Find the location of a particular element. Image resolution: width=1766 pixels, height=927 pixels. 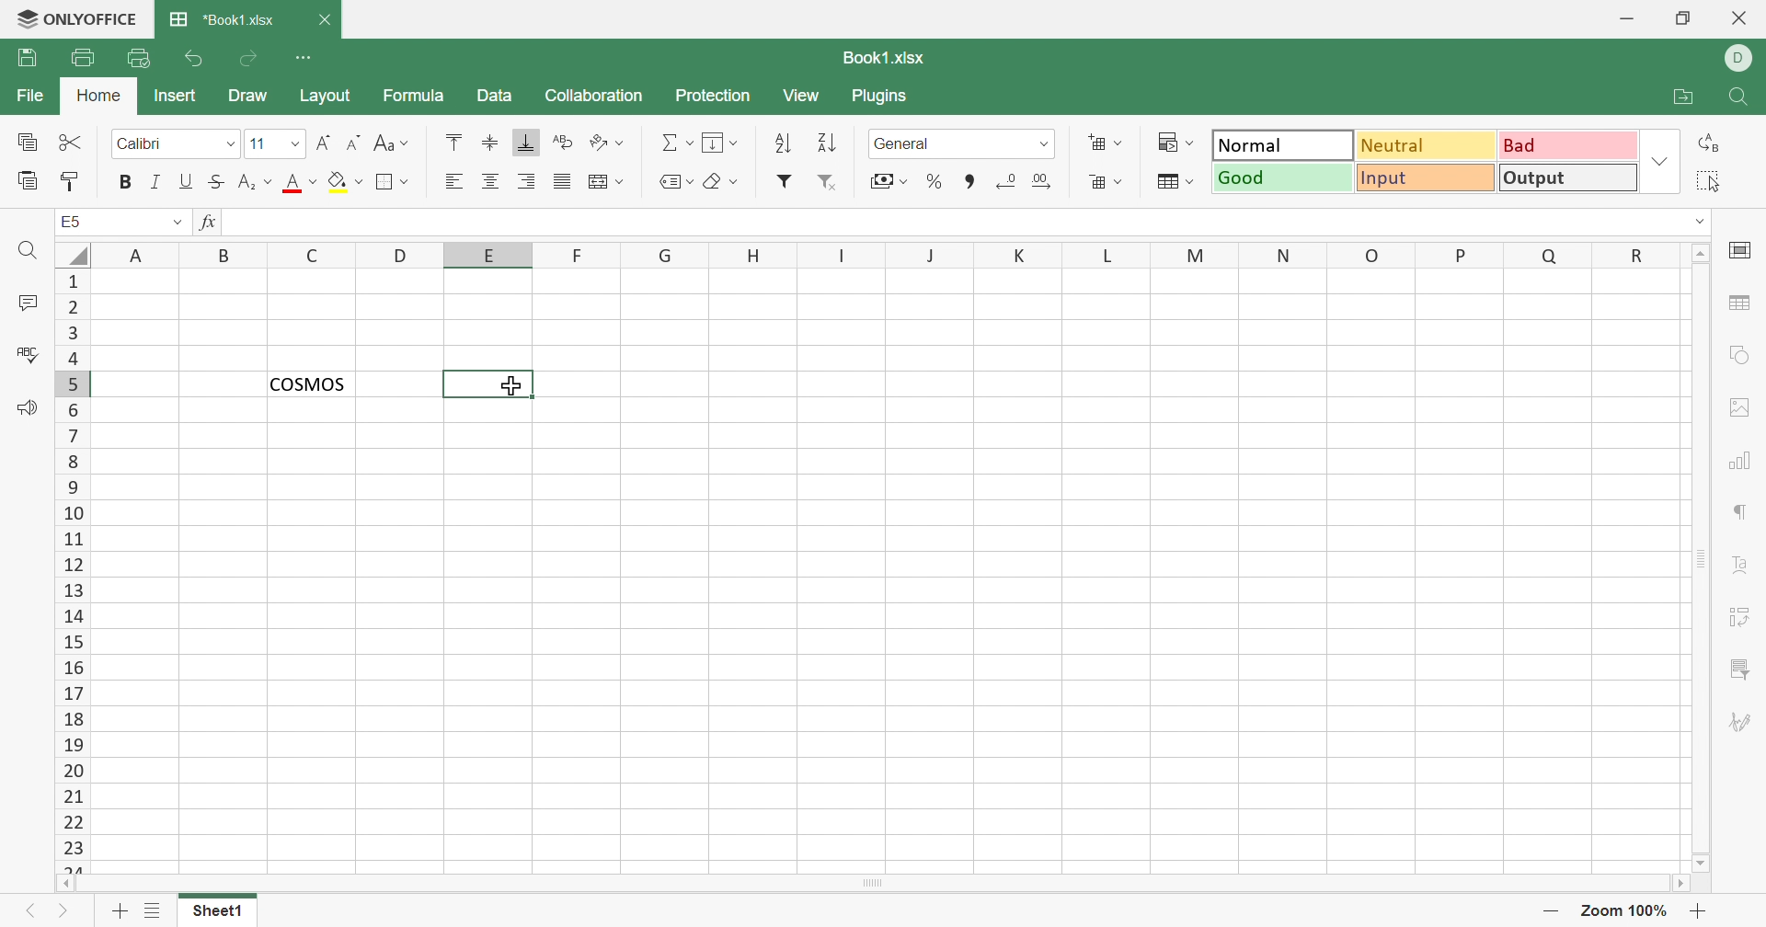

Normal is located at coordinates (1283, 143).